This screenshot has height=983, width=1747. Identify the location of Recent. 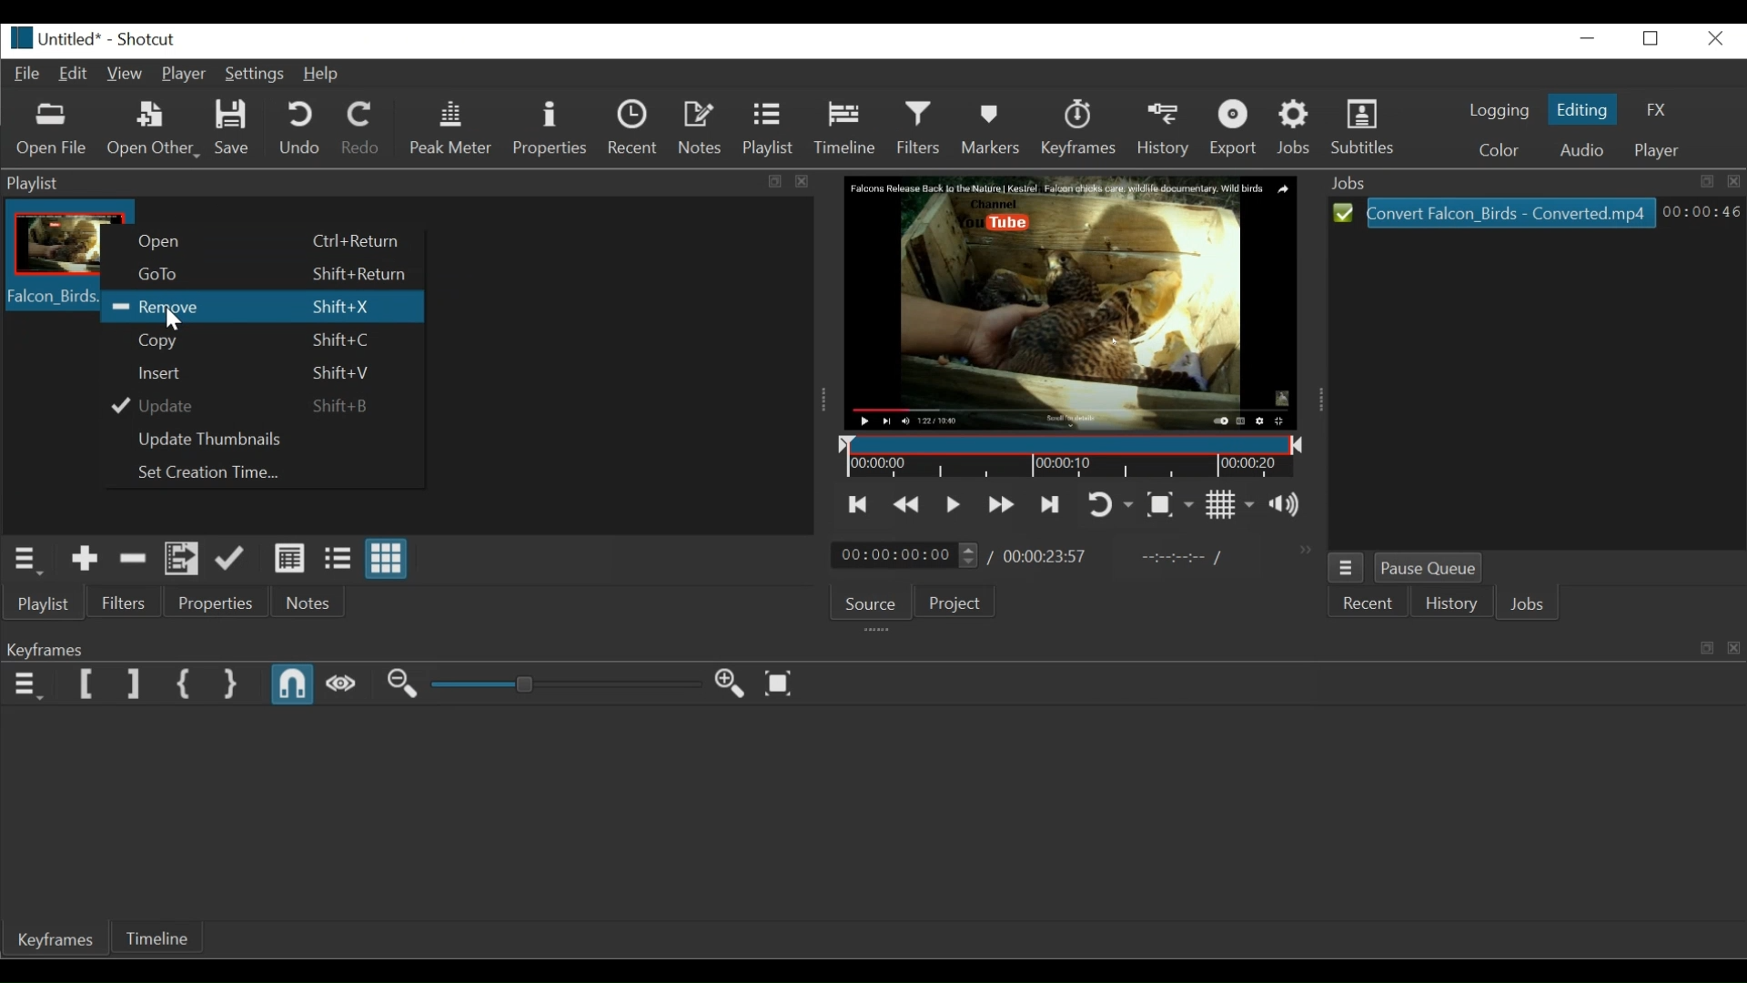
(632, 127).